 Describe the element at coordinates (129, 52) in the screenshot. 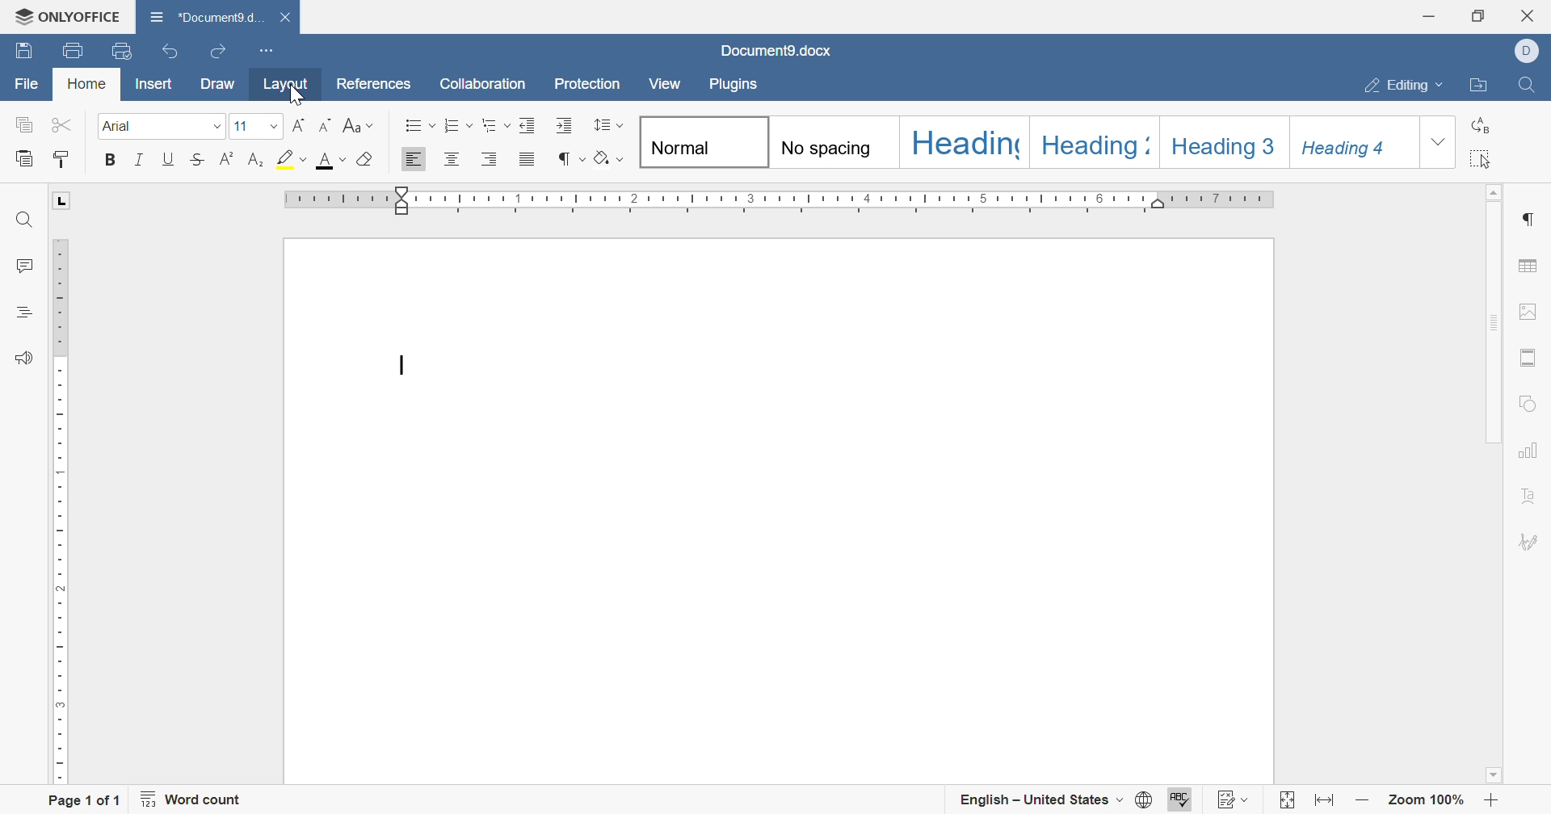

I see `quick print` at that location.